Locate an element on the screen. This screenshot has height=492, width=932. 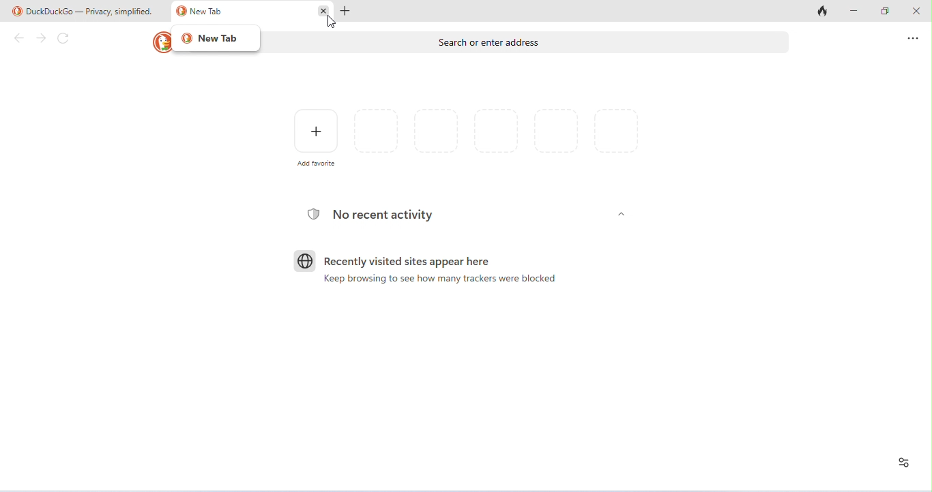
duckdukgo privacy simplified is located at coordinates (87, 11).